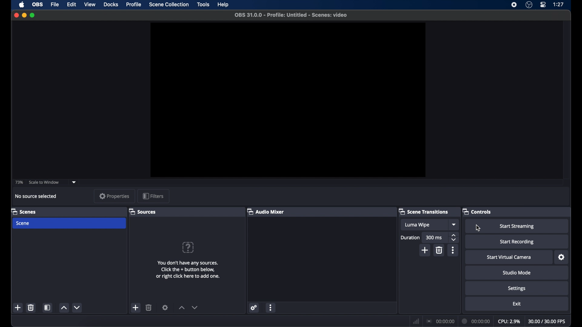  I want to click on file, so click(55, 5).